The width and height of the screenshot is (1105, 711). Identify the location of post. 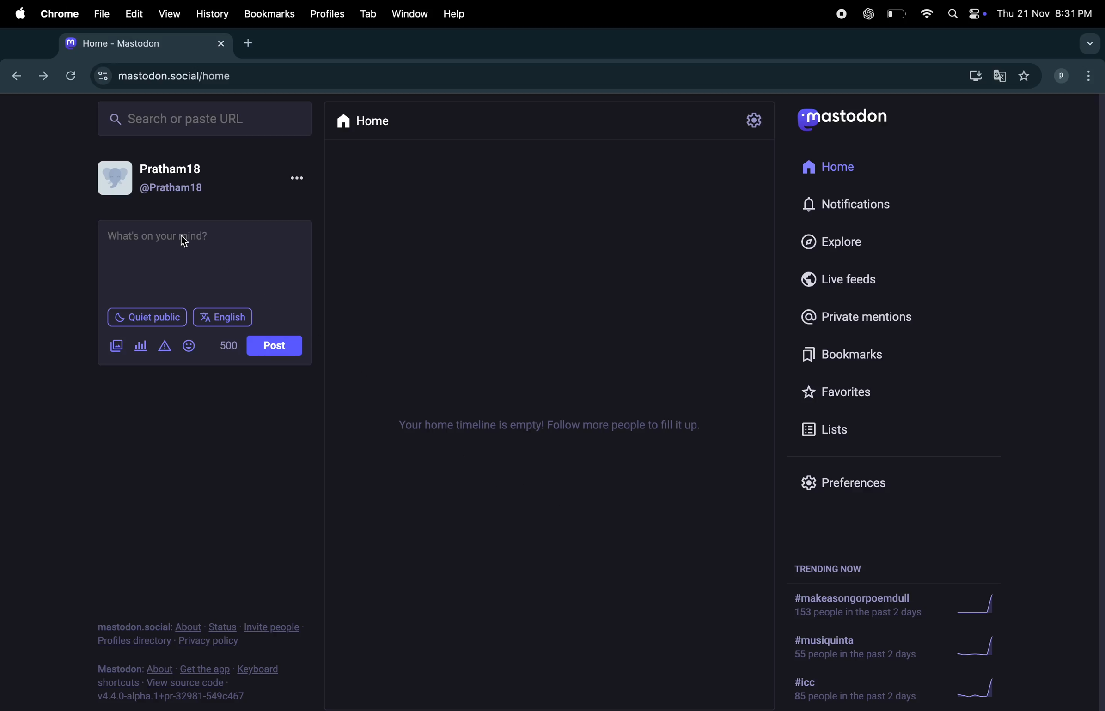
(273, 345).